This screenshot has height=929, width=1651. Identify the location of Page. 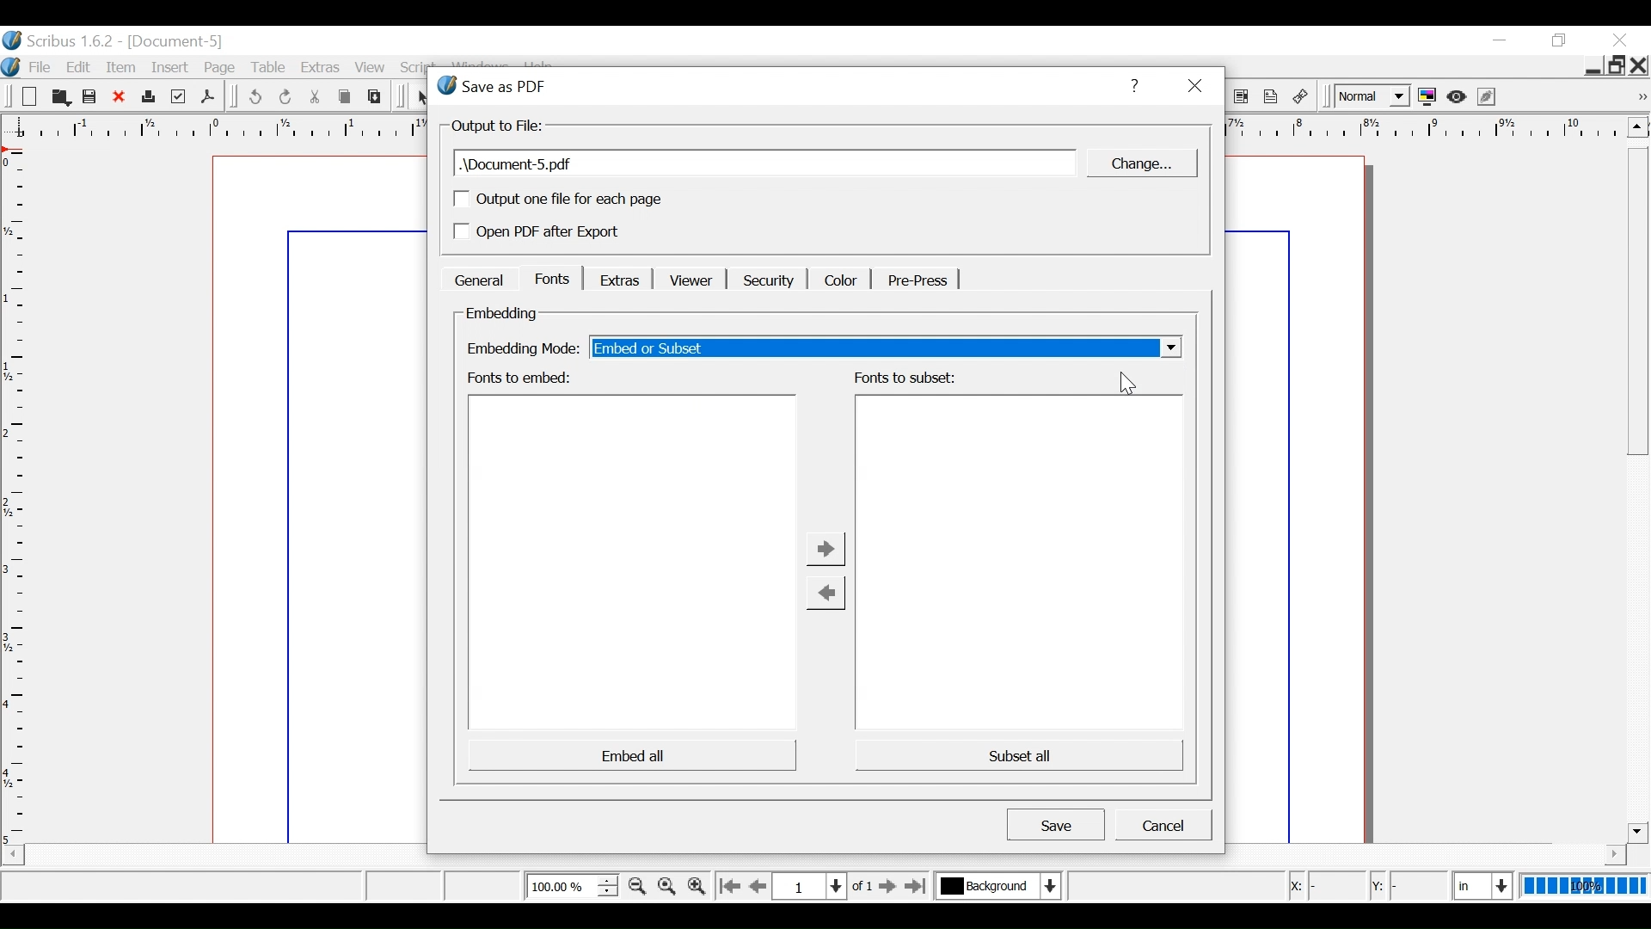
(224, 68).